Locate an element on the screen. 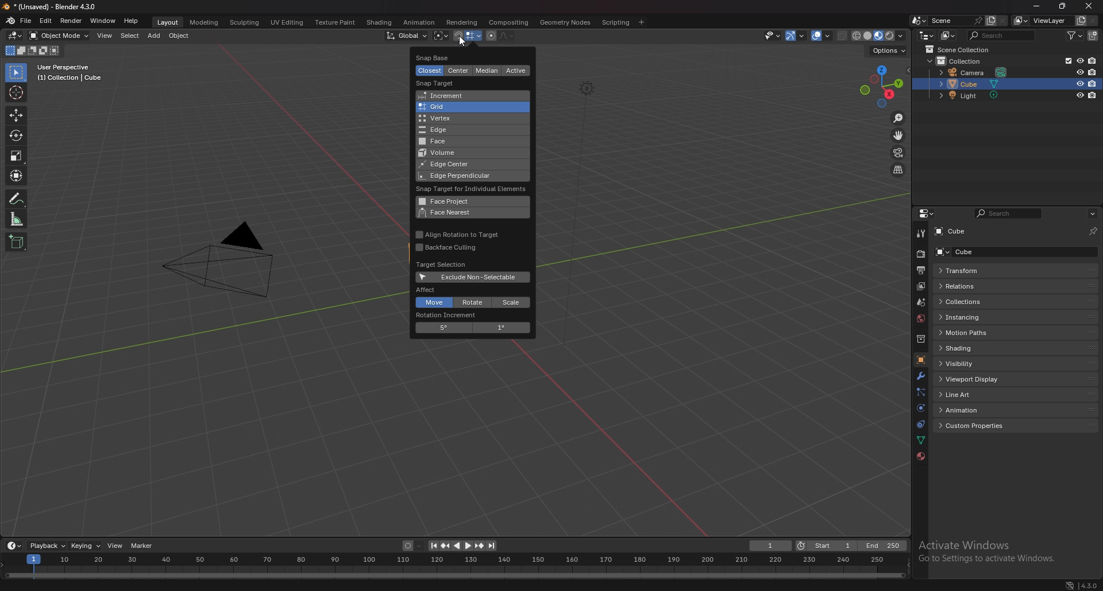 This screenshot has height=591, width=1103. modeling is located at coordinates (205, 22).